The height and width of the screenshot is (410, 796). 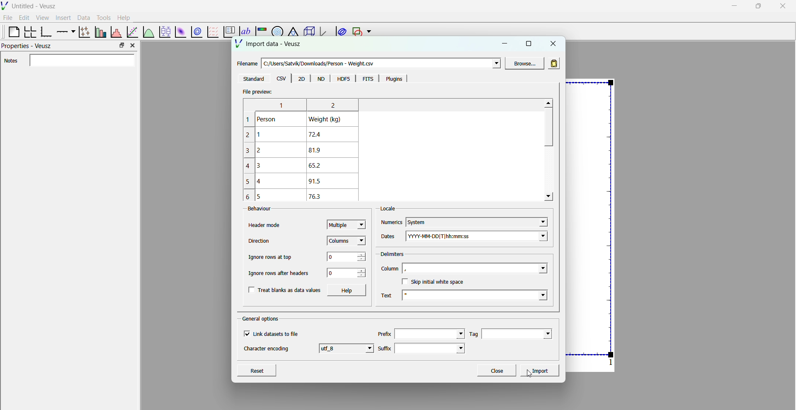 I want to click on plot functions, so click(x=148, y=31).